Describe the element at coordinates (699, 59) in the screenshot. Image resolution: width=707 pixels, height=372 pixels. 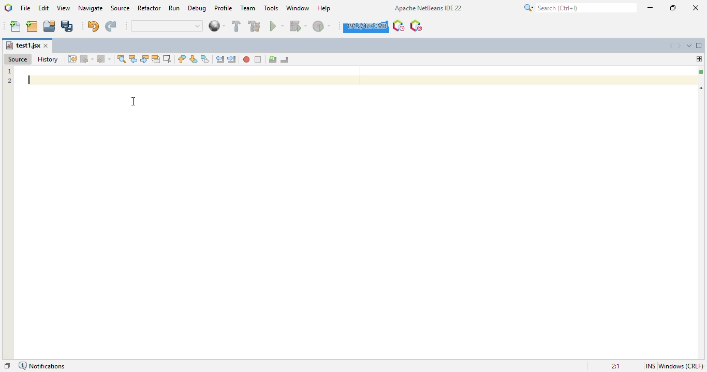
I see `drag me to split this window horizontally or vertically` at that location.